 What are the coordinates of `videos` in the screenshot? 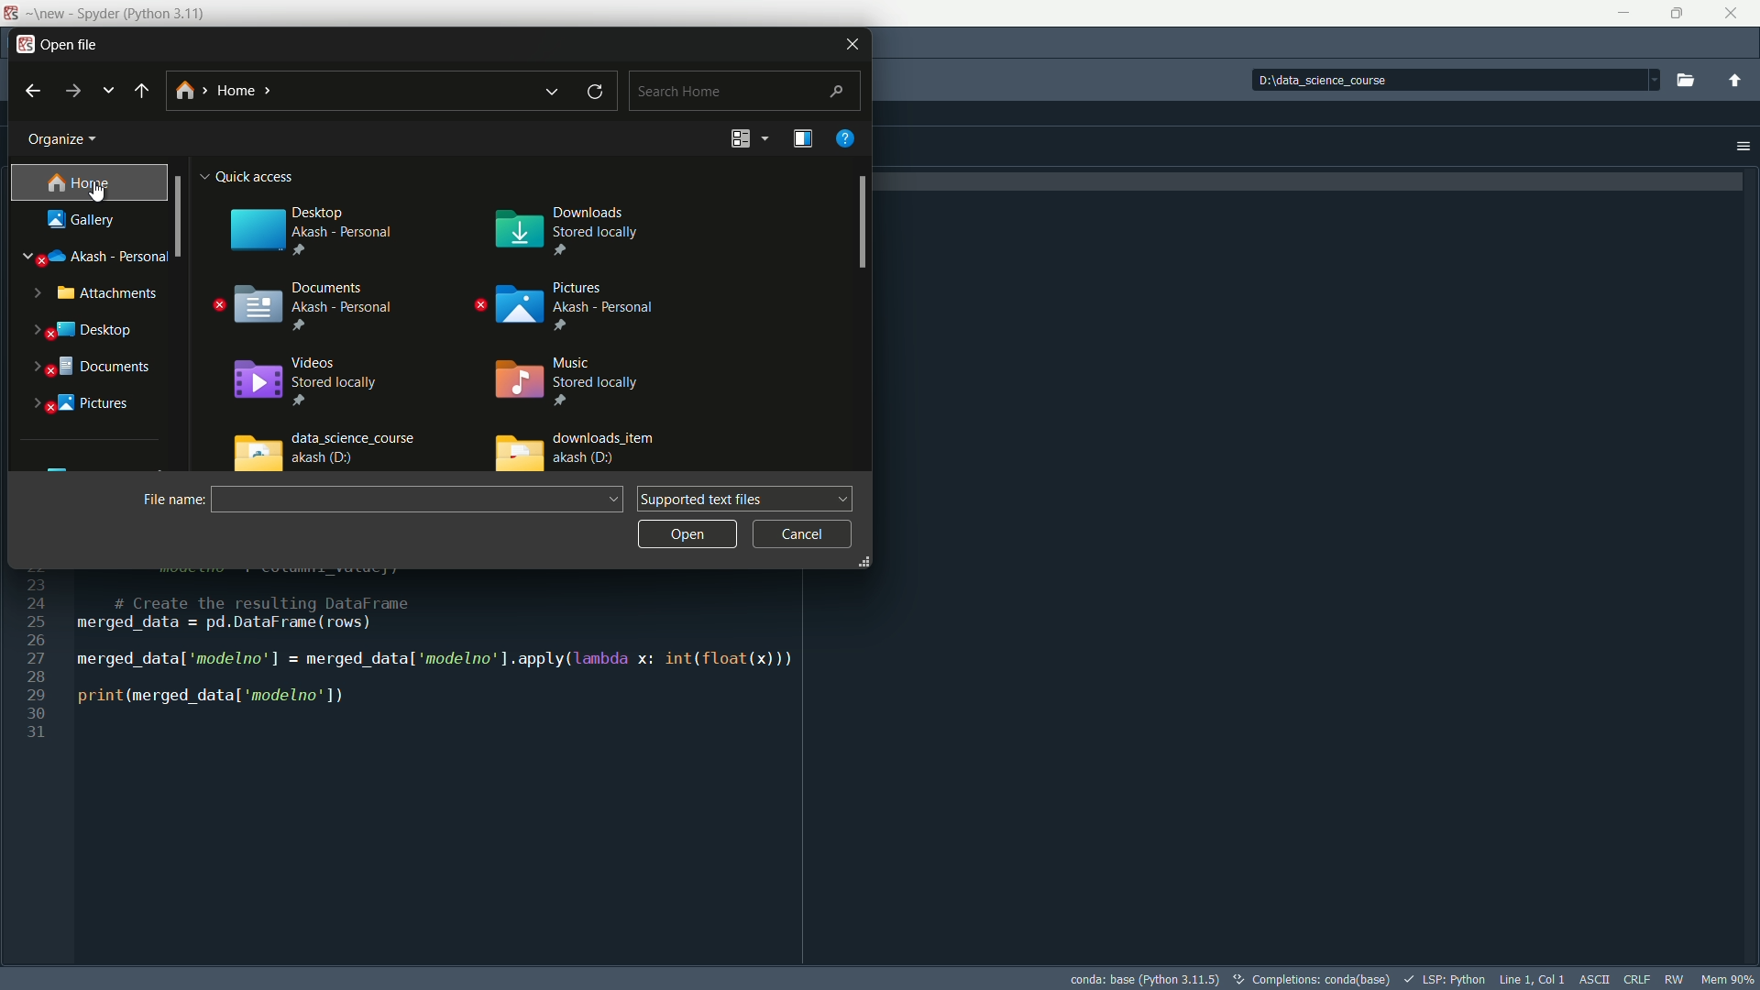 It's located at (303, 382).